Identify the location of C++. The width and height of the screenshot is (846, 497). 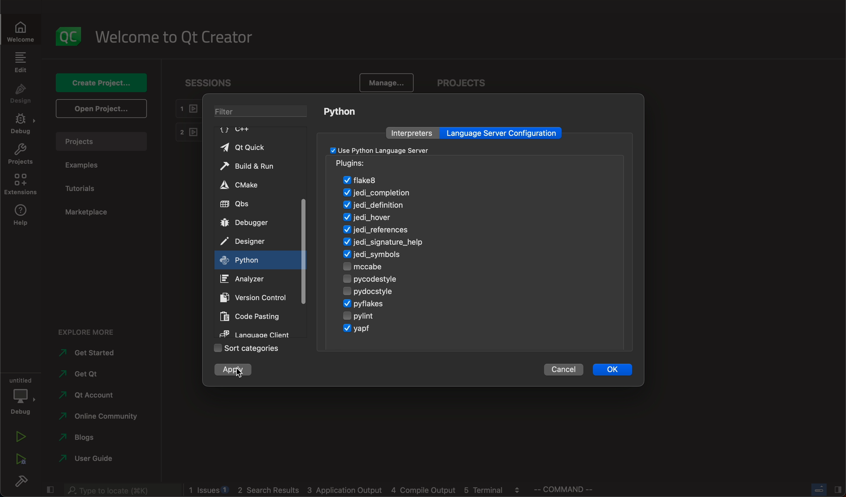
(236, 130).